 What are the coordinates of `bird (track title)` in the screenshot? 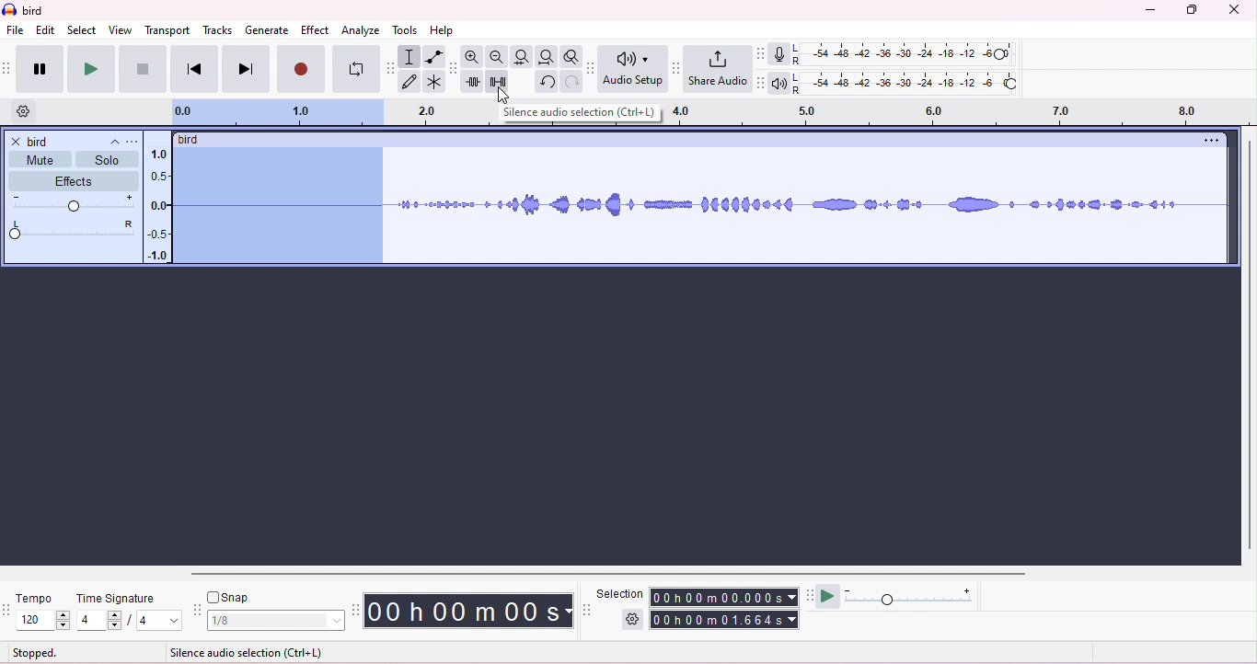 It's located at (191, 138).